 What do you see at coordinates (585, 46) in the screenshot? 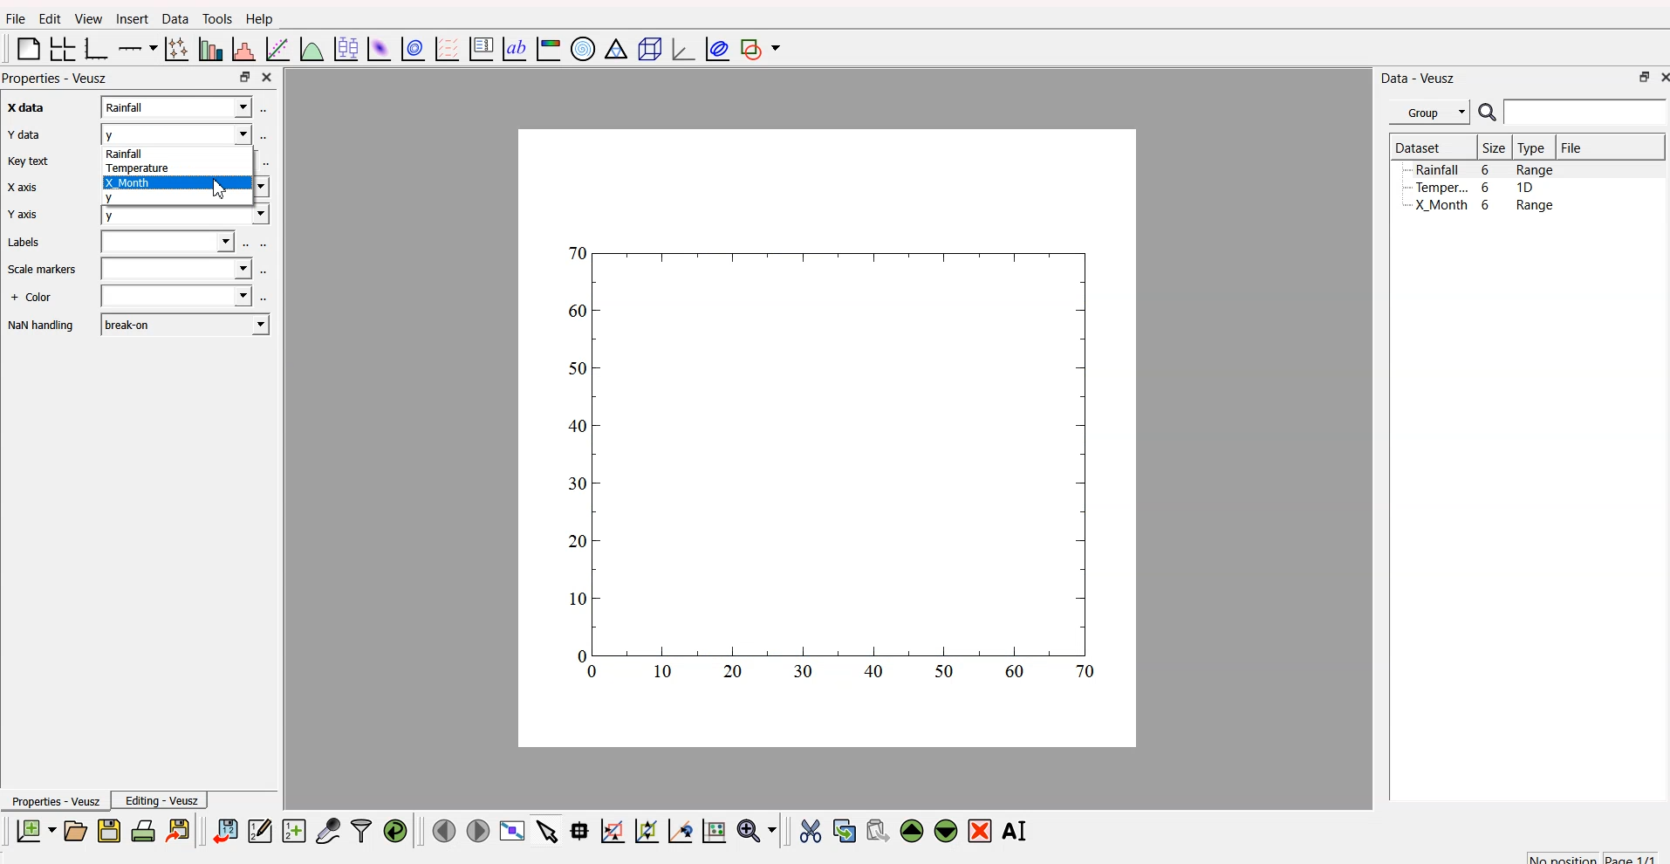
I see `polar graph` at bounding box center [585, 46].